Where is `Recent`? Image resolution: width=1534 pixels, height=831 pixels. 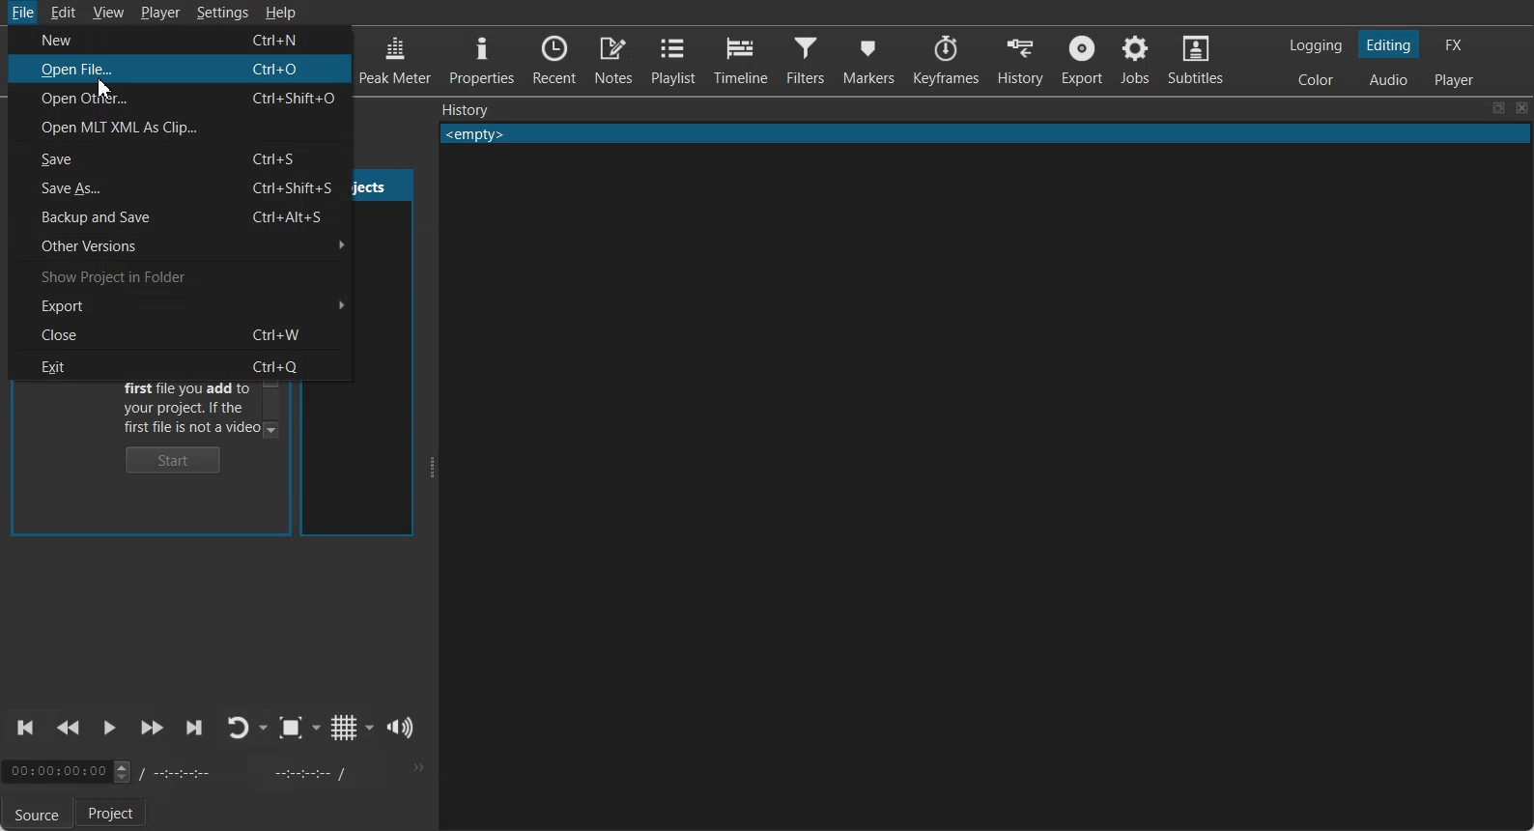
Recent is located at coordinates (554, 58).